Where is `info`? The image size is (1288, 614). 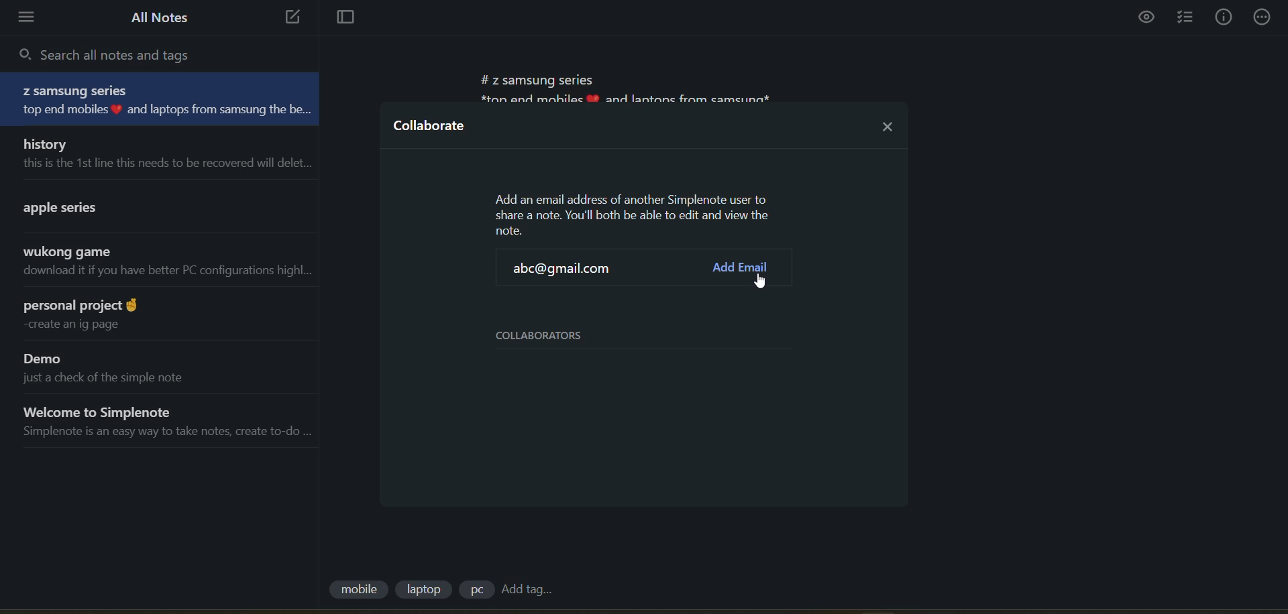 info is located at coordinates (1224, 17).